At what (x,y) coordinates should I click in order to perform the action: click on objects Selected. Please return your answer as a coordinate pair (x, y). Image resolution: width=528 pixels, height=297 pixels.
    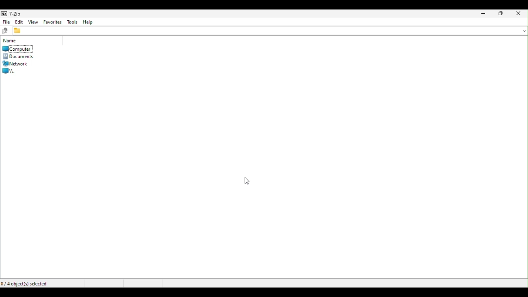
    Looking at the image, I should click on (29, 282).